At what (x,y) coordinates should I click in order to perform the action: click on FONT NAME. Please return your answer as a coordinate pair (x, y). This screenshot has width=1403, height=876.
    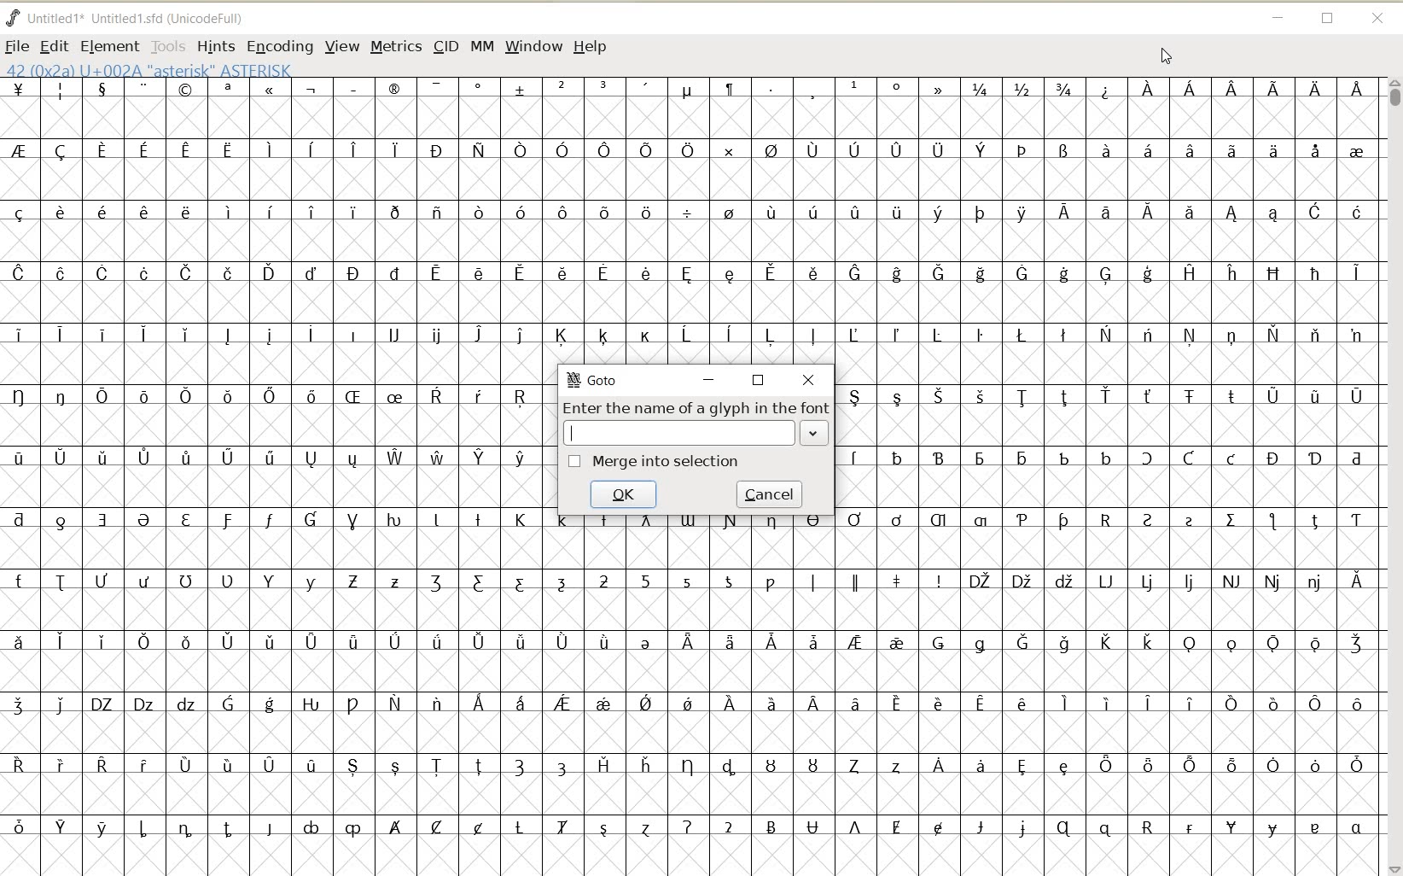
    Looking at the image, I should click on (132, 19).